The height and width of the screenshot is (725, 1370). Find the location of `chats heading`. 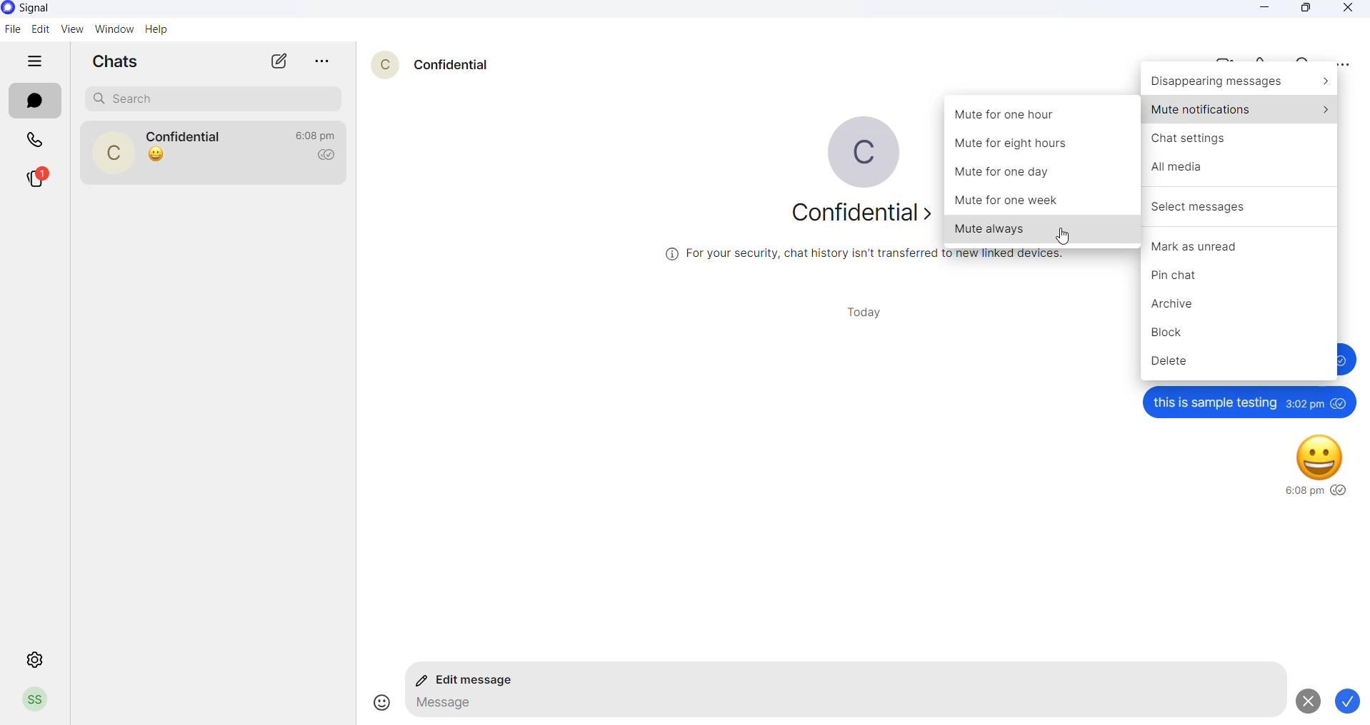

chats heading is located at coordinates (120, 64).